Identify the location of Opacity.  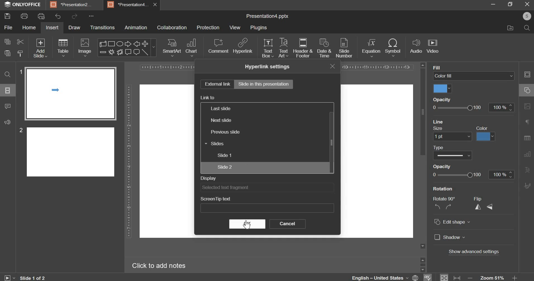
(441, 100).